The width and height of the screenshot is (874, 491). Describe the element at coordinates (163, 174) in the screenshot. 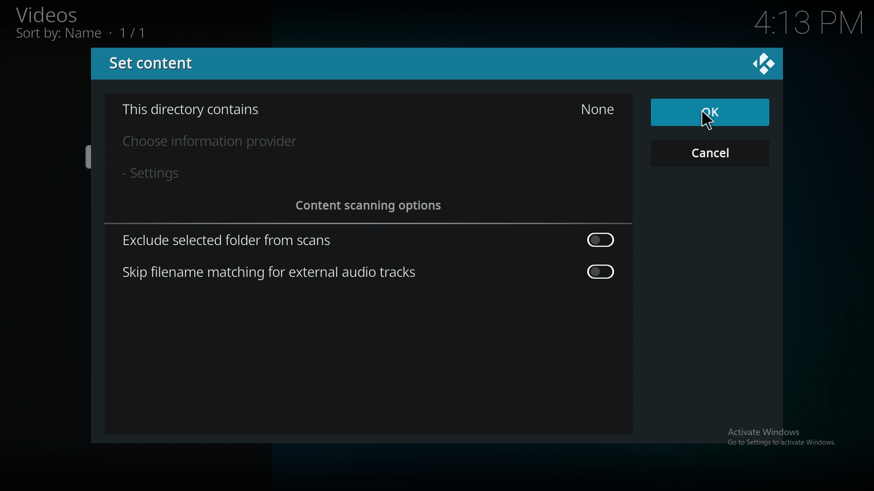

I see `settings` at that location.